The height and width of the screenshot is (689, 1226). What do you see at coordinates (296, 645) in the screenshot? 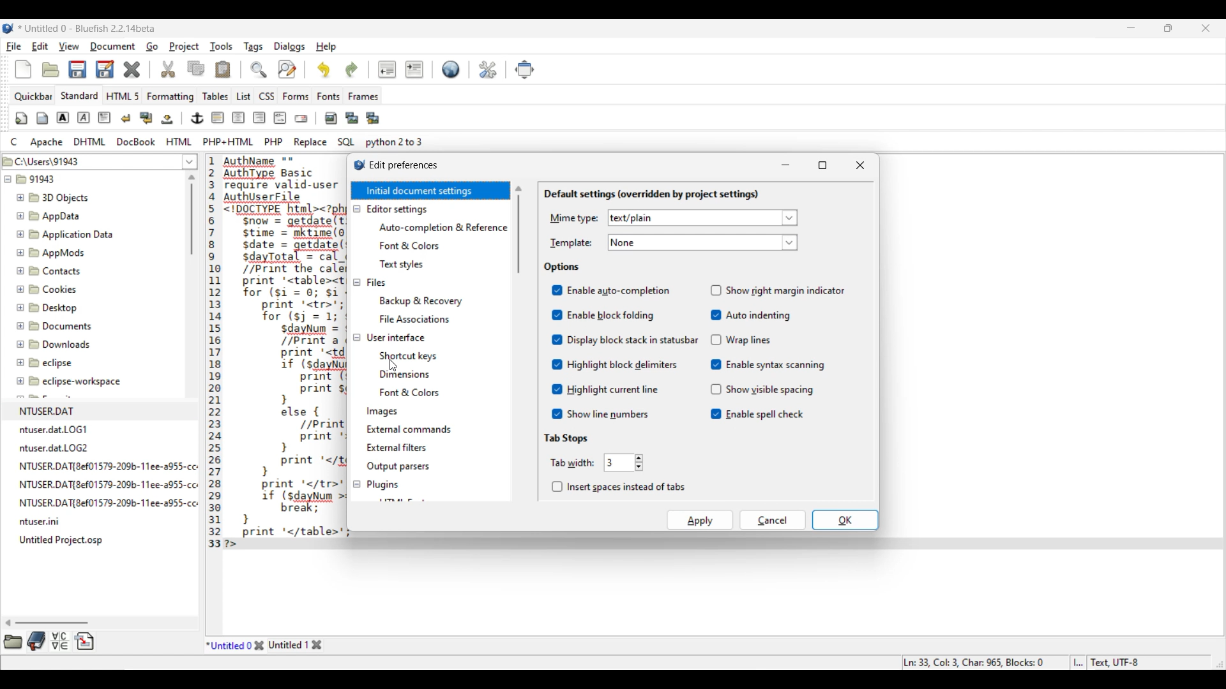
I see `Other tab` at bounding box center [296, 645].